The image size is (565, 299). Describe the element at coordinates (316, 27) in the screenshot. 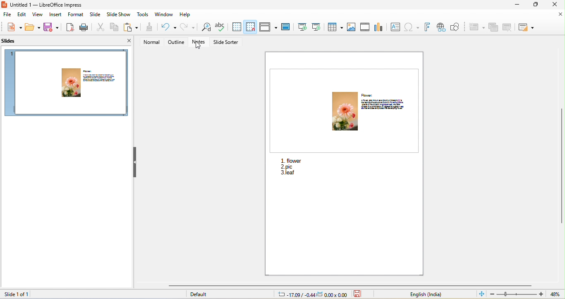

I see `start from current slide` at that location.